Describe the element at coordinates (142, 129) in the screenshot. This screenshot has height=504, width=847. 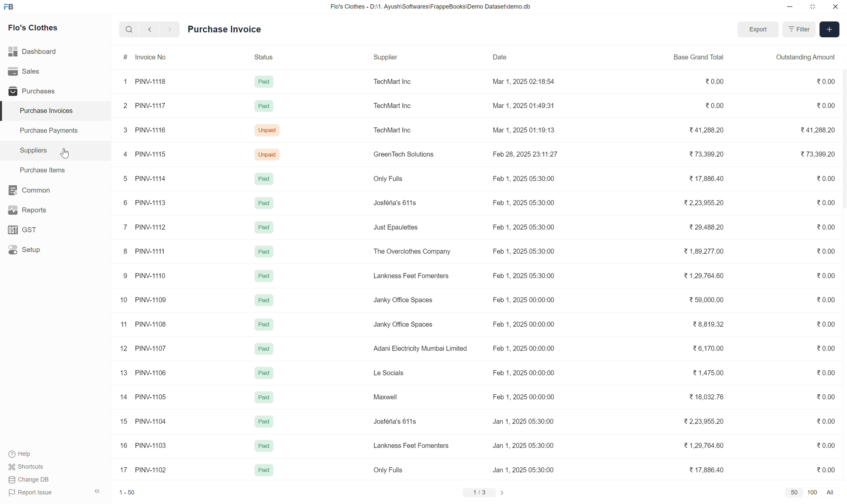
I see `3 PINV-1116` at that location.